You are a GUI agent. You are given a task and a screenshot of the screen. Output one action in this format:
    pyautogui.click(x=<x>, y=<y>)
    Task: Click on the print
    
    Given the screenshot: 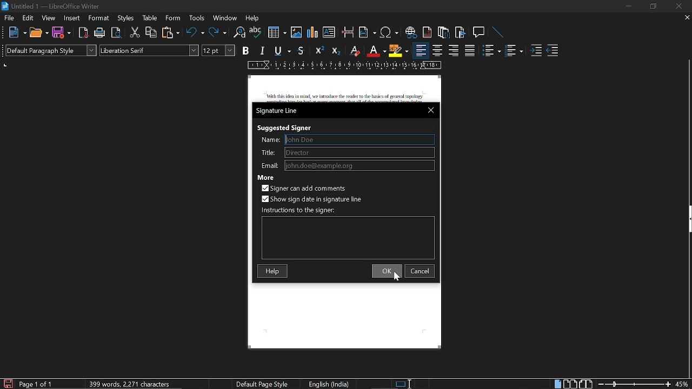 What is the action you would take?
    pyautogui.click(x=100, y=32)
    